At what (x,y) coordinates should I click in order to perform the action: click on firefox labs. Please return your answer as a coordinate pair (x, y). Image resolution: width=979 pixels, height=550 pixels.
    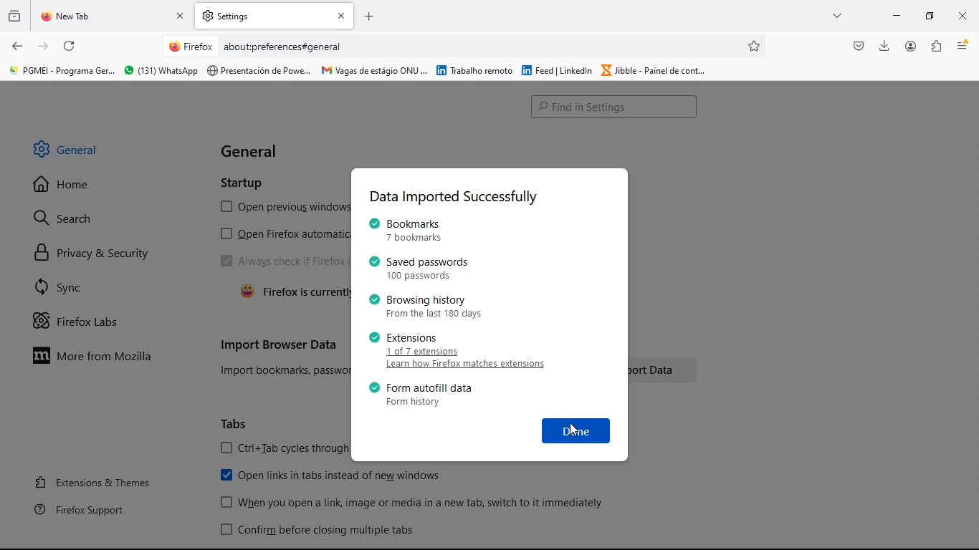
    Looking at the image, I should click on (90, 321).